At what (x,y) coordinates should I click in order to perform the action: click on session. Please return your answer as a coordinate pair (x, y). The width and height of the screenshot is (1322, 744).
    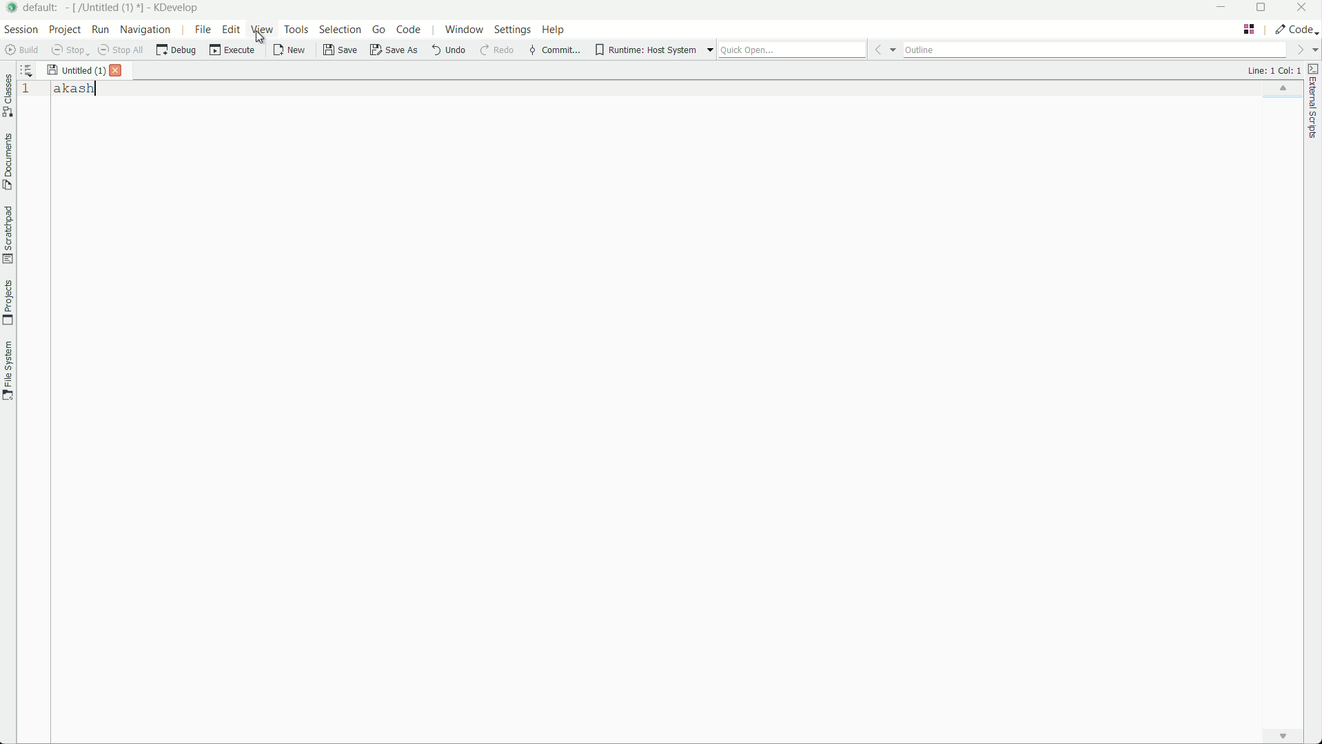
    Looking at the image, I should click on (22, 30).